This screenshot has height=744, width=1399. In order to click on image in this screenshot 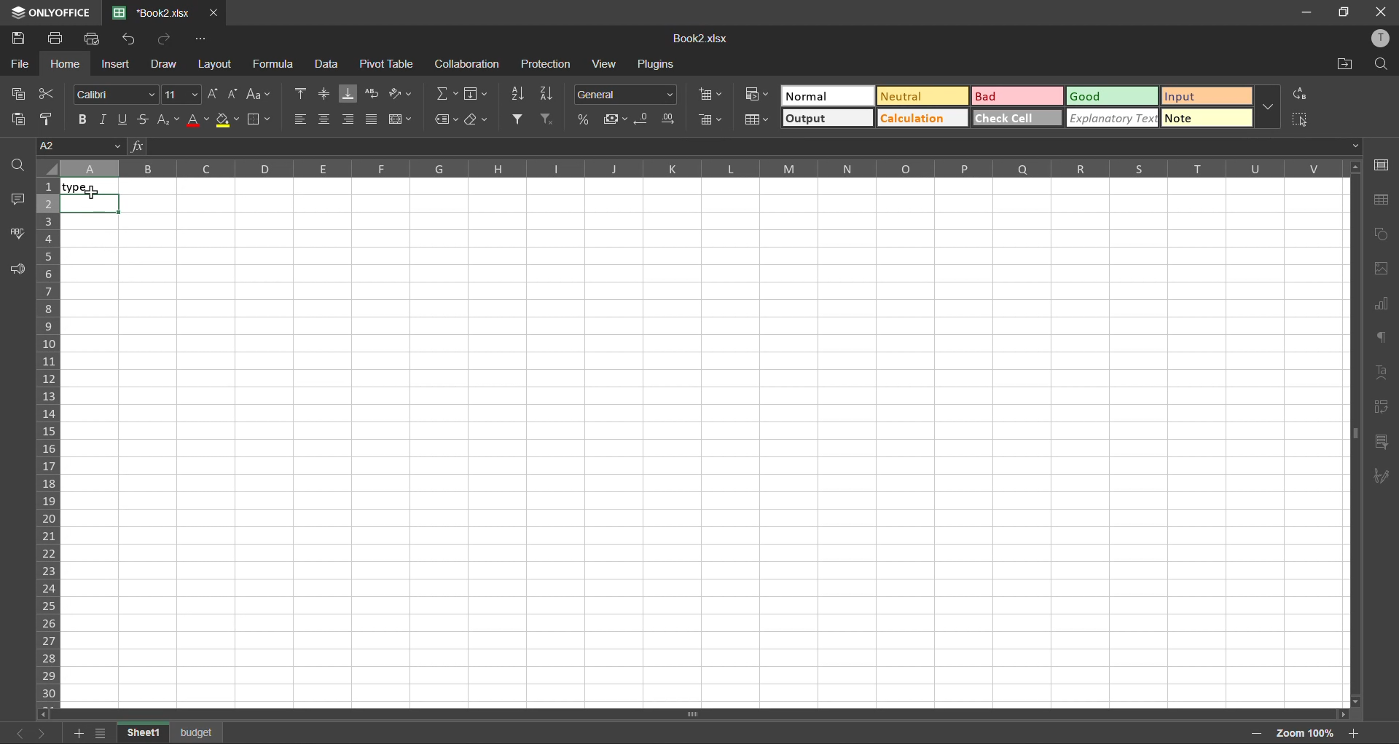, I will do `click(1385, 269)`.